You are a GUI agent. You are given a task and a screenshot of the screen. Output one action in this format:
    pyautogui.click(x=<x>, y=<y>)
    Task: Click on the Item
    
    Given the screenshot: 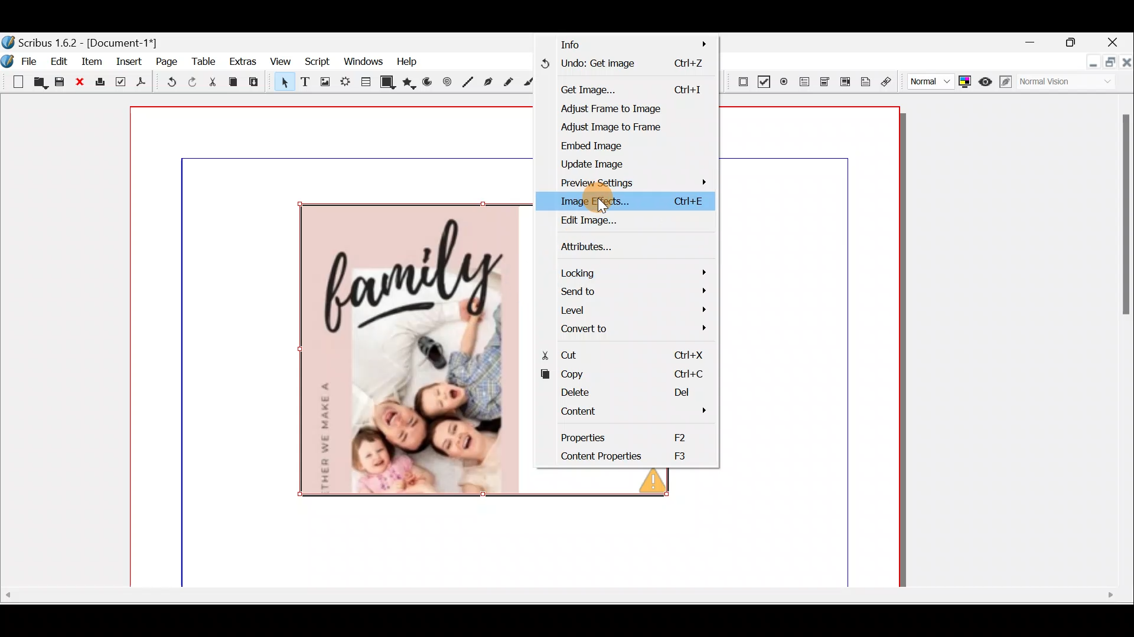 What is the action you would take?
    pyautogui.click(x=92, y=61)
    